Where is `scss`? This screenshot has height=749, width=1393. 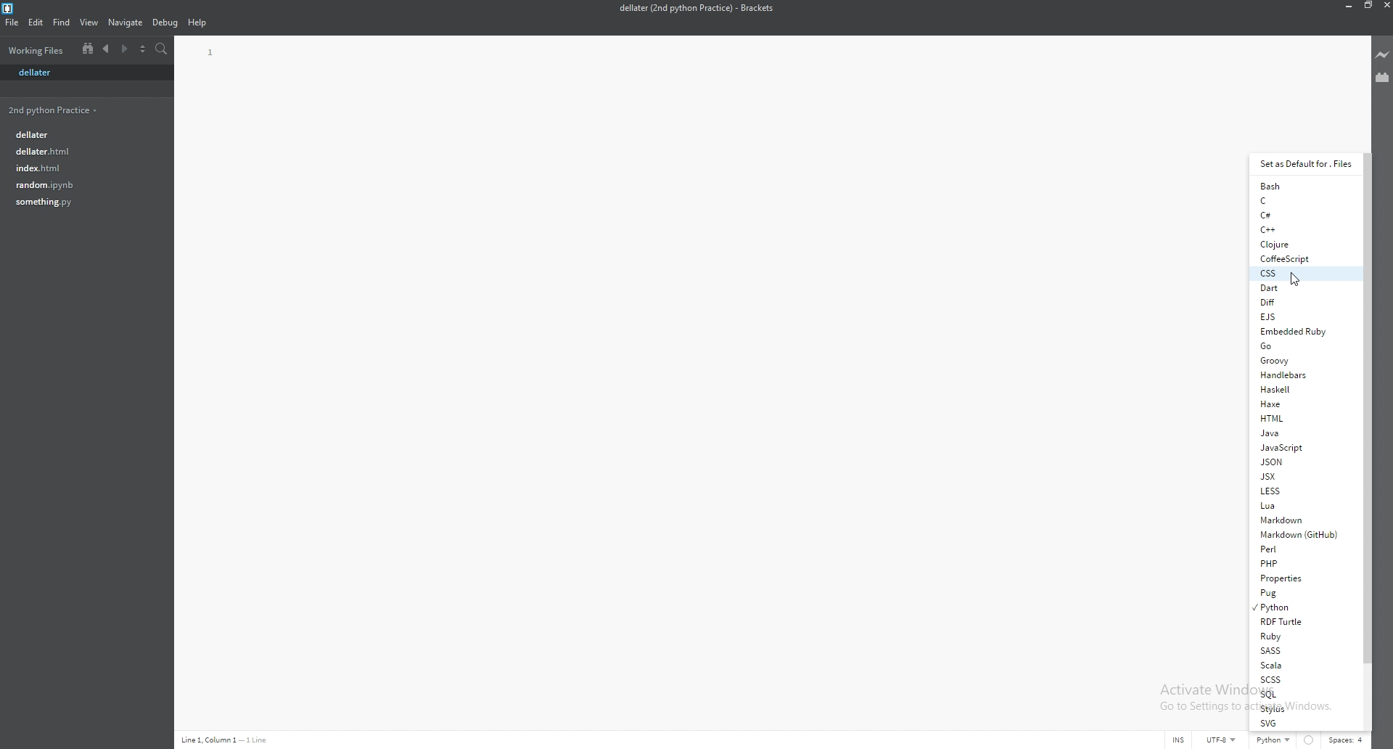 scss is located at coordinates (1302, 679).